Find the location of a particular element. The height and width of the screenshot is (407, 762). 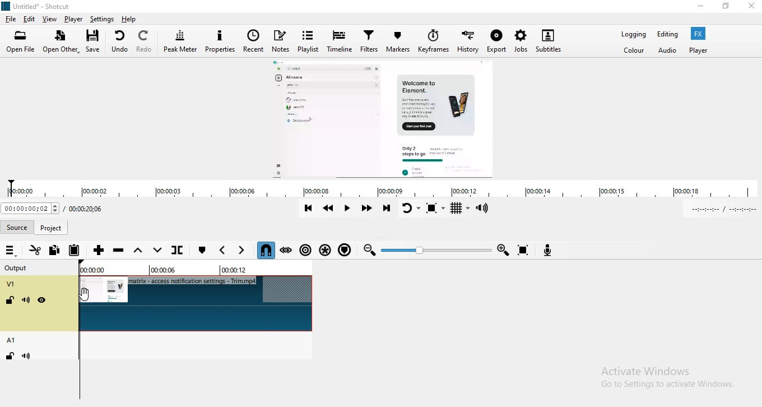

Zoom timeline to fit is located at coordinates (525, 250).